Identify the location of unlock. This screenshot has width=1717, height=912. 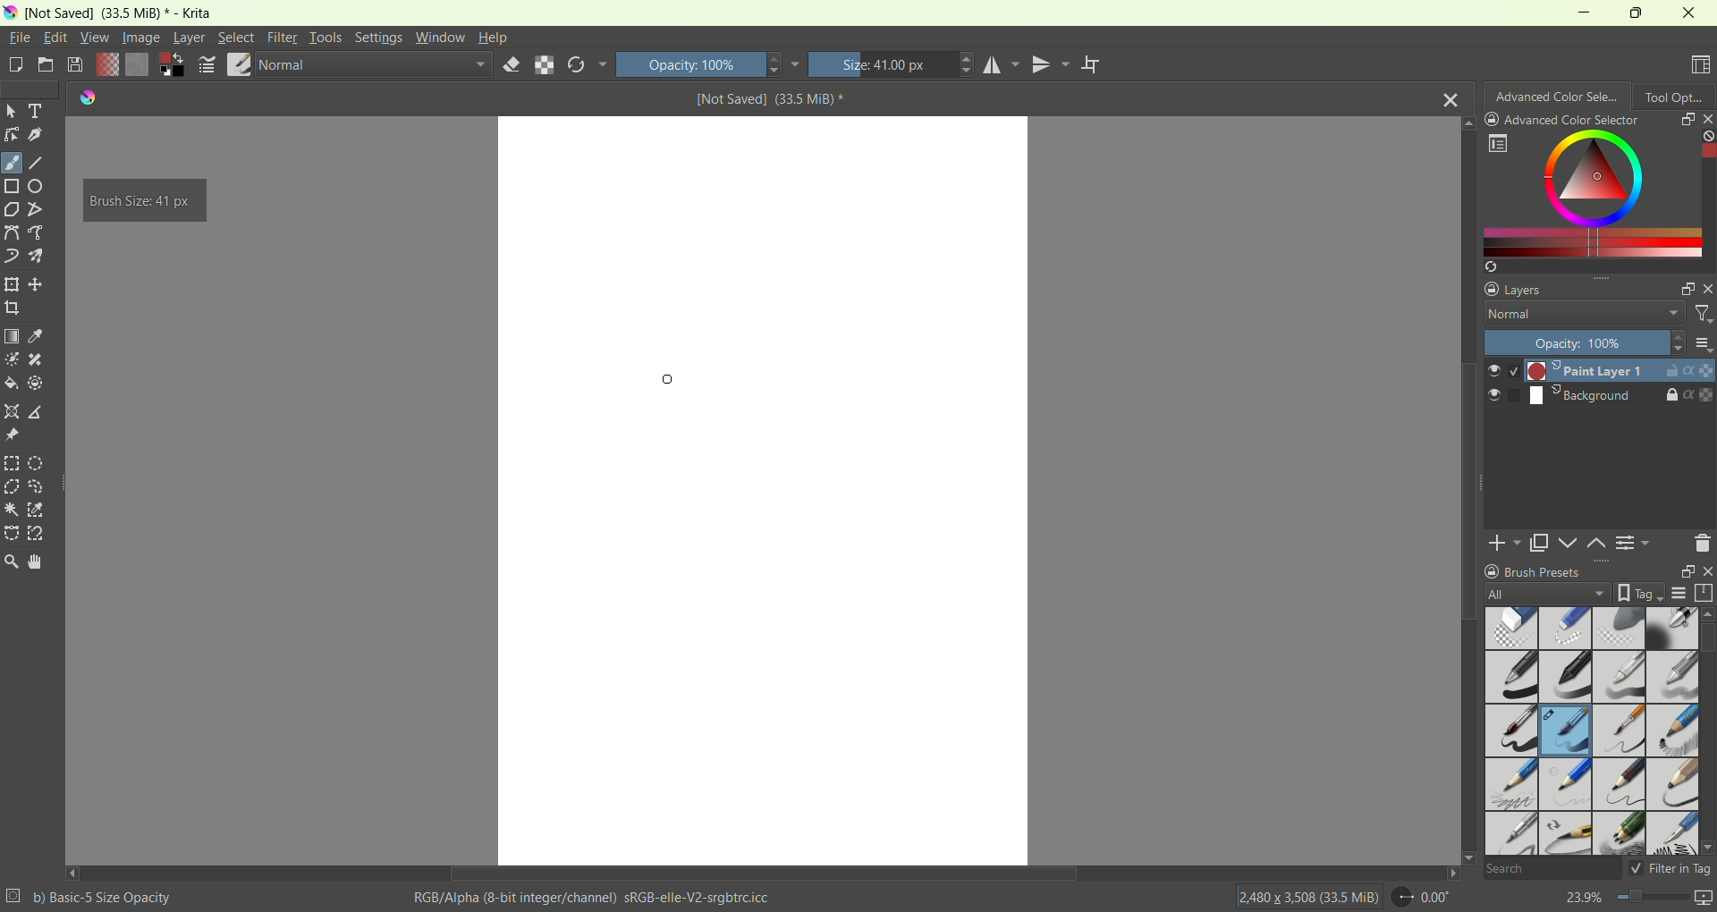
(1669, 372).